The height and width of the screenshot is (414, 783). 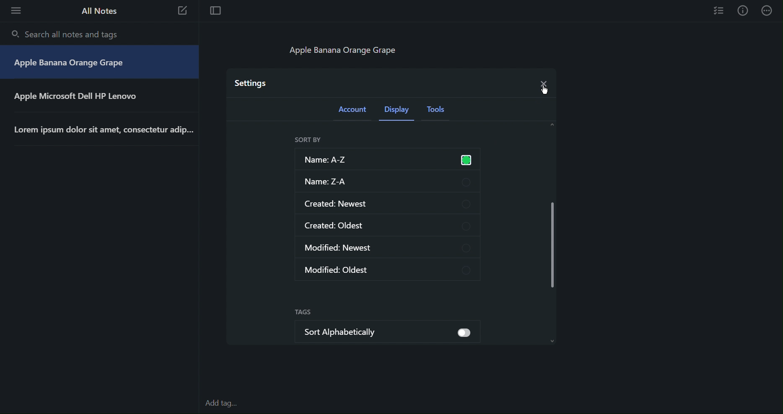 What do you see at coordinates (251, 83) in the screenshot?
I see `Settings` at bounding box center [251, 83].